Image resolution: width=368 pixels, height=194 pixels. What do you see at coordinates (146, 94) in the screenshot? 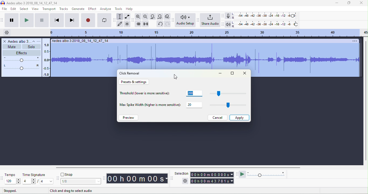
I see `threshold ` at bounding box center [146, 94].